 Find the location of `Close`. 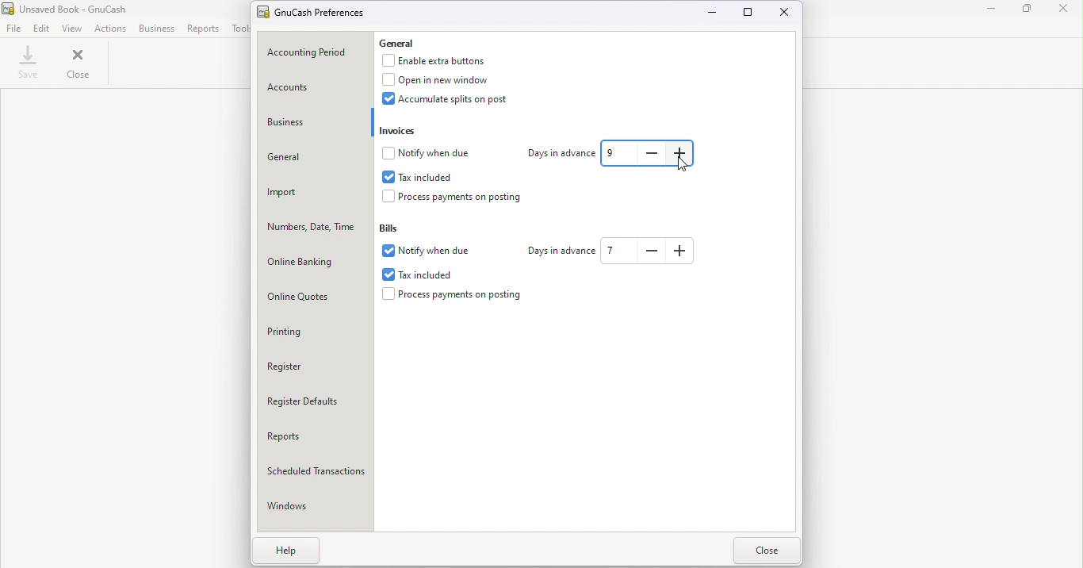

Close is located at coordinates (78, 66).